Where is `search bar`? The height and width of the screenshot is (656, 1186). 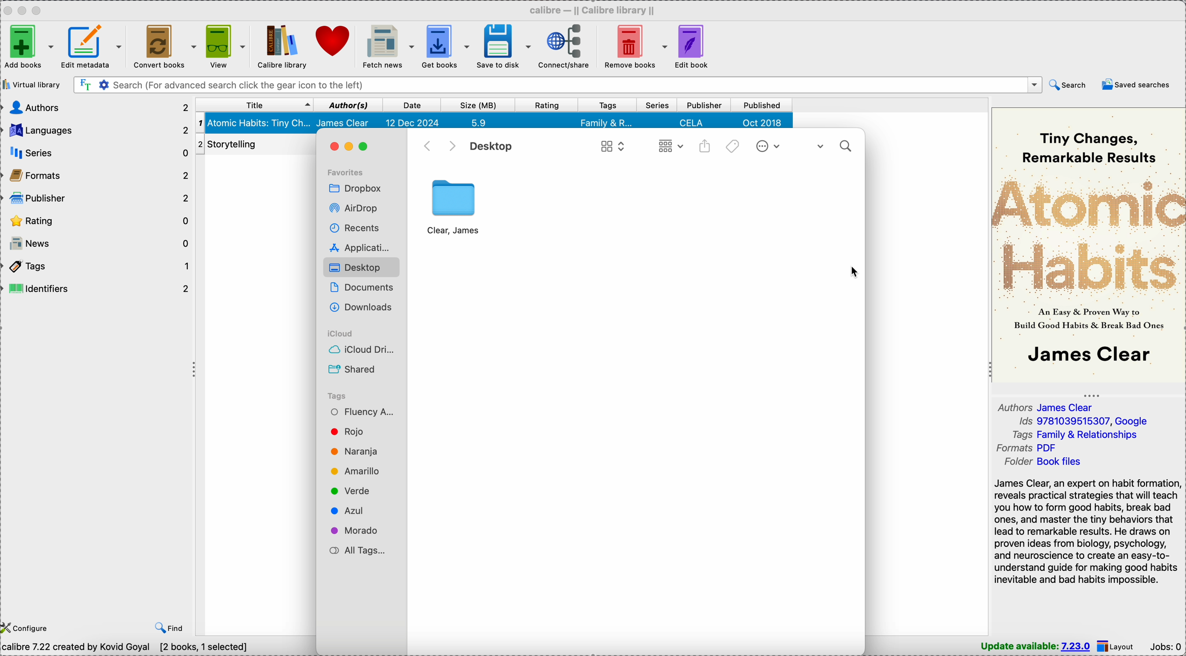 search bar is located at coordinates (556, 84).